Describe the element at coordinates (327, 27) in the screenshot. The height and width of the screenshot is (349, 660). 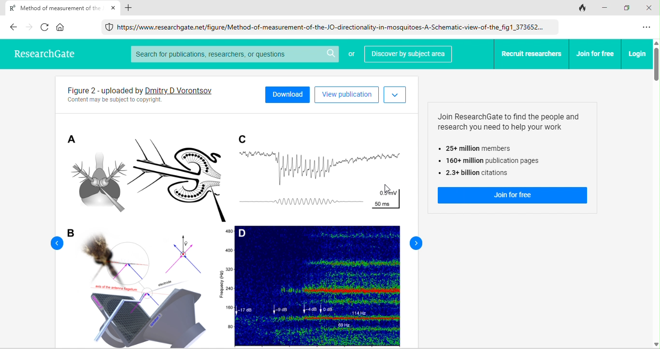
I see `https web link` at that location.